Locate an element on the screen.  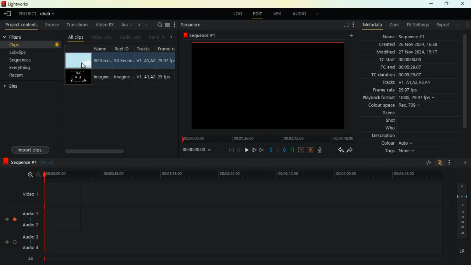
name is located at coordinates (402, 36).